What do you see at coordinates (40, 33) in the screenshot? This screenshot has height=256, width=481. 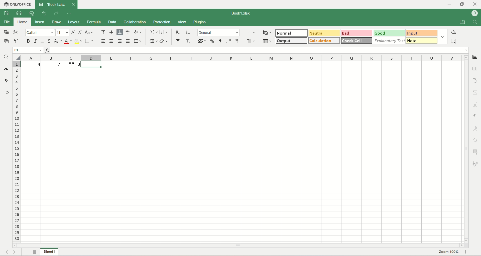 I see `calibri` at bounding box center [40, 33].